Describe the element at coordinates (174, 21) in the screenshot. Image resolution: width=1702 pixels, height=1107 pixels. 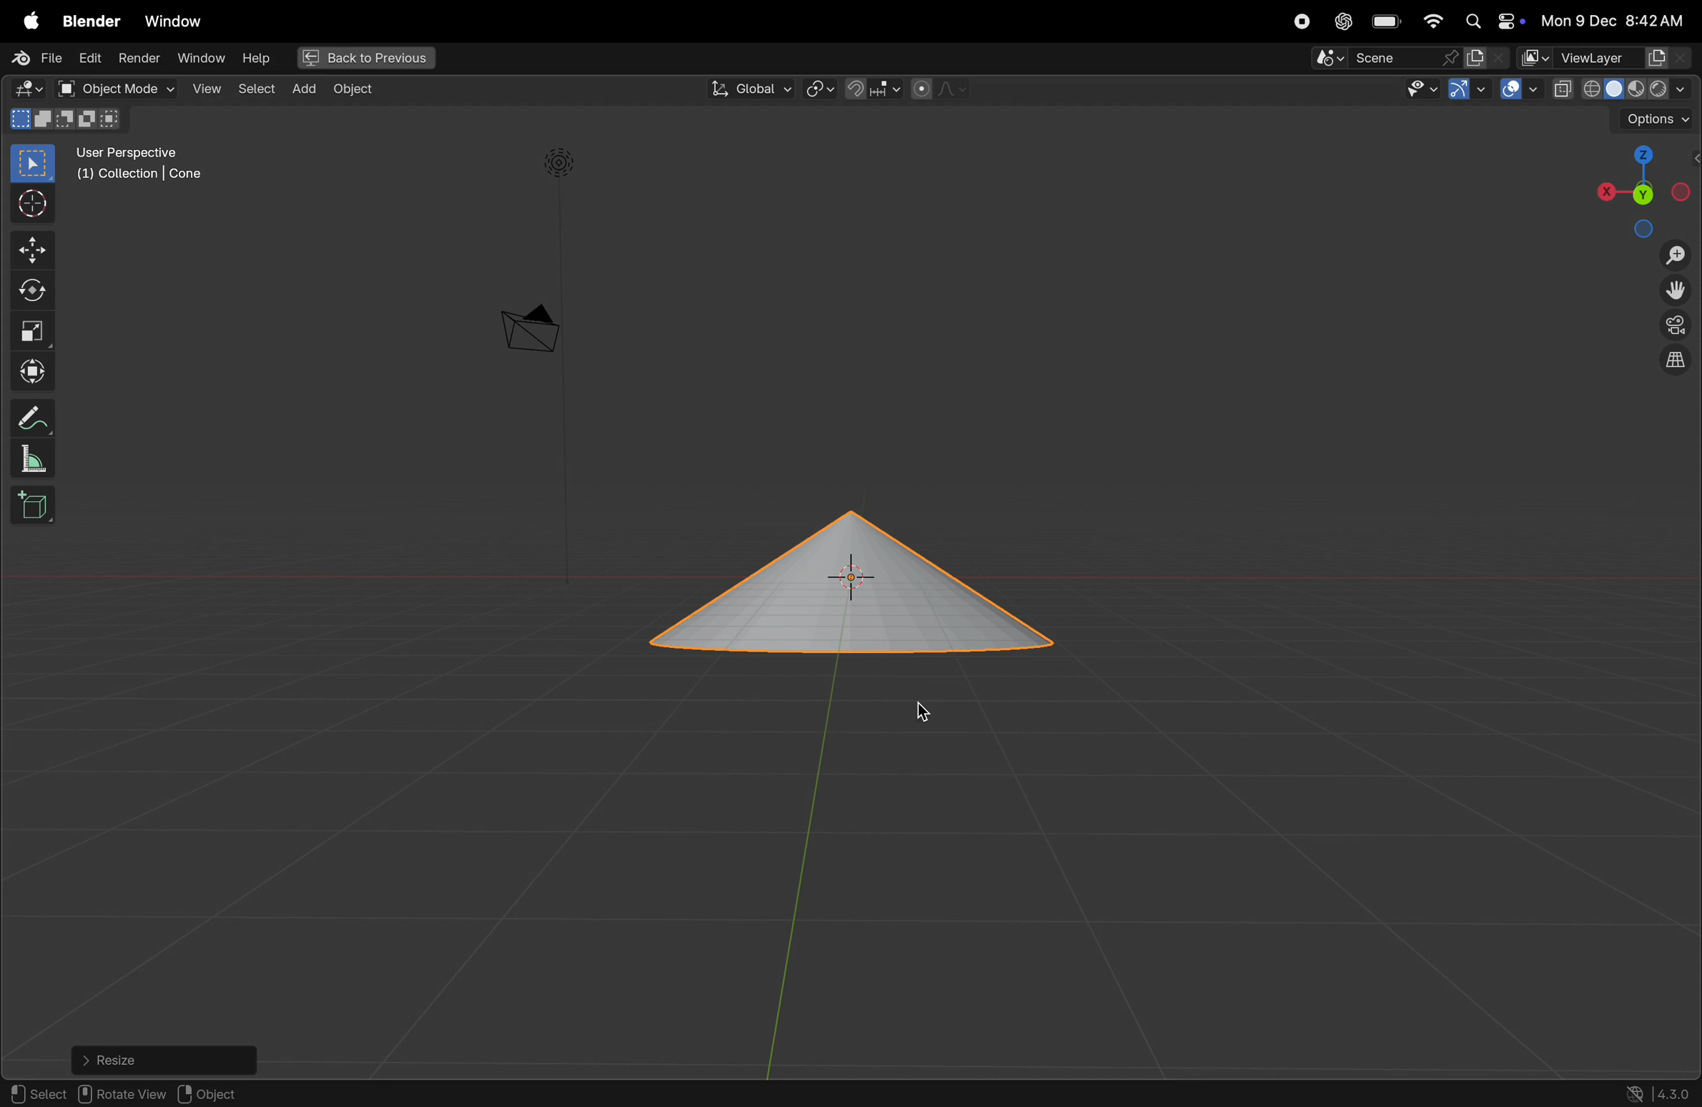
I see `Window` at that location.